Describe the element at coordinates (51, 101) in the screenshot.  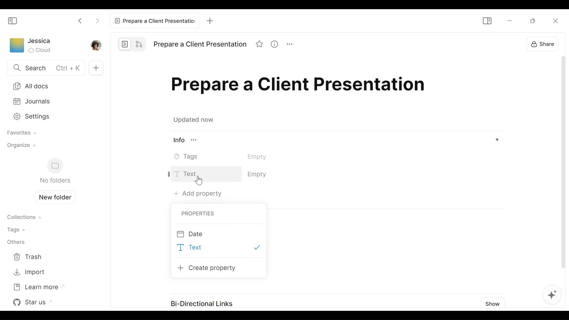
I see `Journals` at that location.